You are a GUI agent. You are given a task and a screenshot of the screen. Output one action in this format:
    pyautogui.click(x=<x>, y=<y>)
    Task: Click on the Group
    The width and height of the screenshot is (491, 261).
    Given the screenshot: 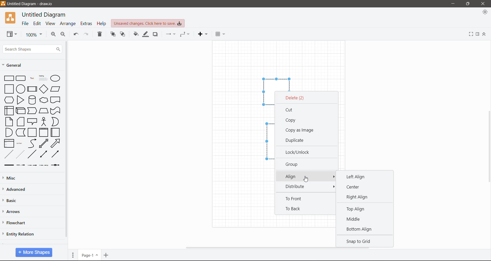 What is the action you would take?
    pyautogui.click(x=294, y=164)
    